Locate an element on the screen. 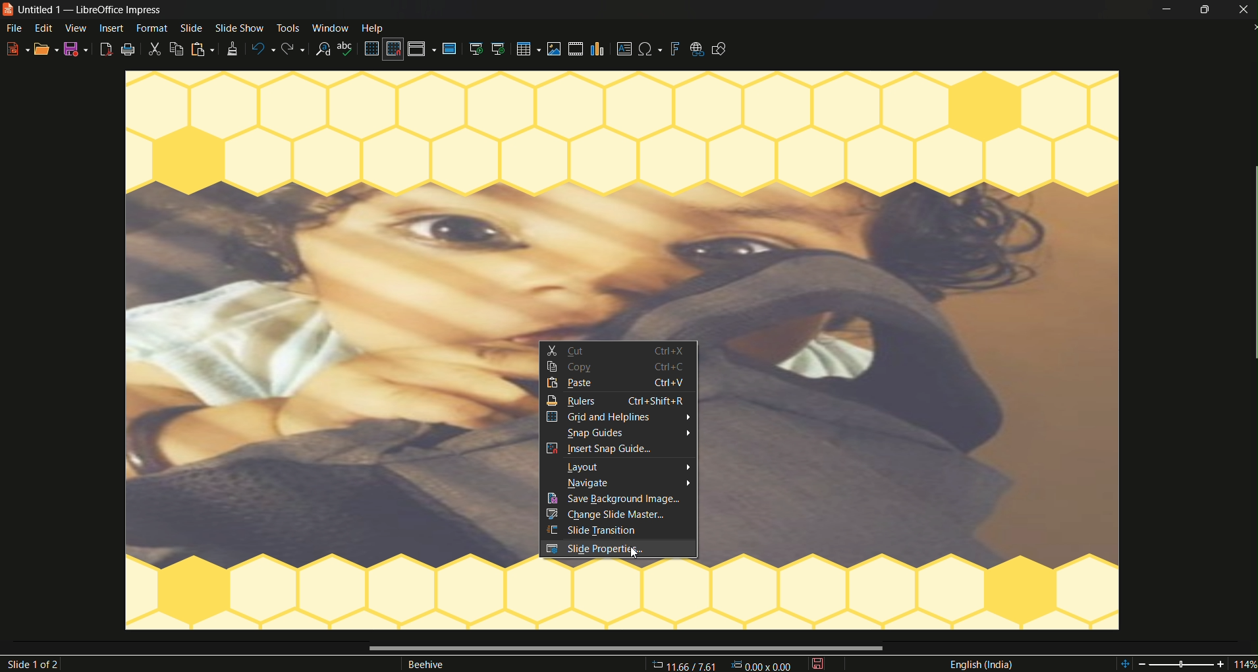 This screenshot has height=672, width=1258. save is located at coordinates (76, 50).